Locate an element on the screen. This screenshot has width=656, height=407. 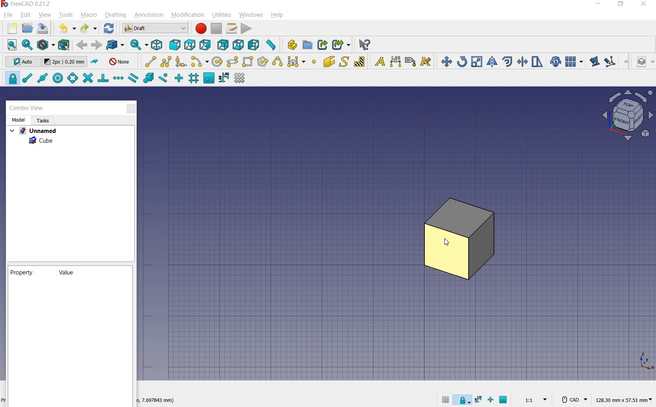
snap perpendicular is located at coordinates (103, 78).